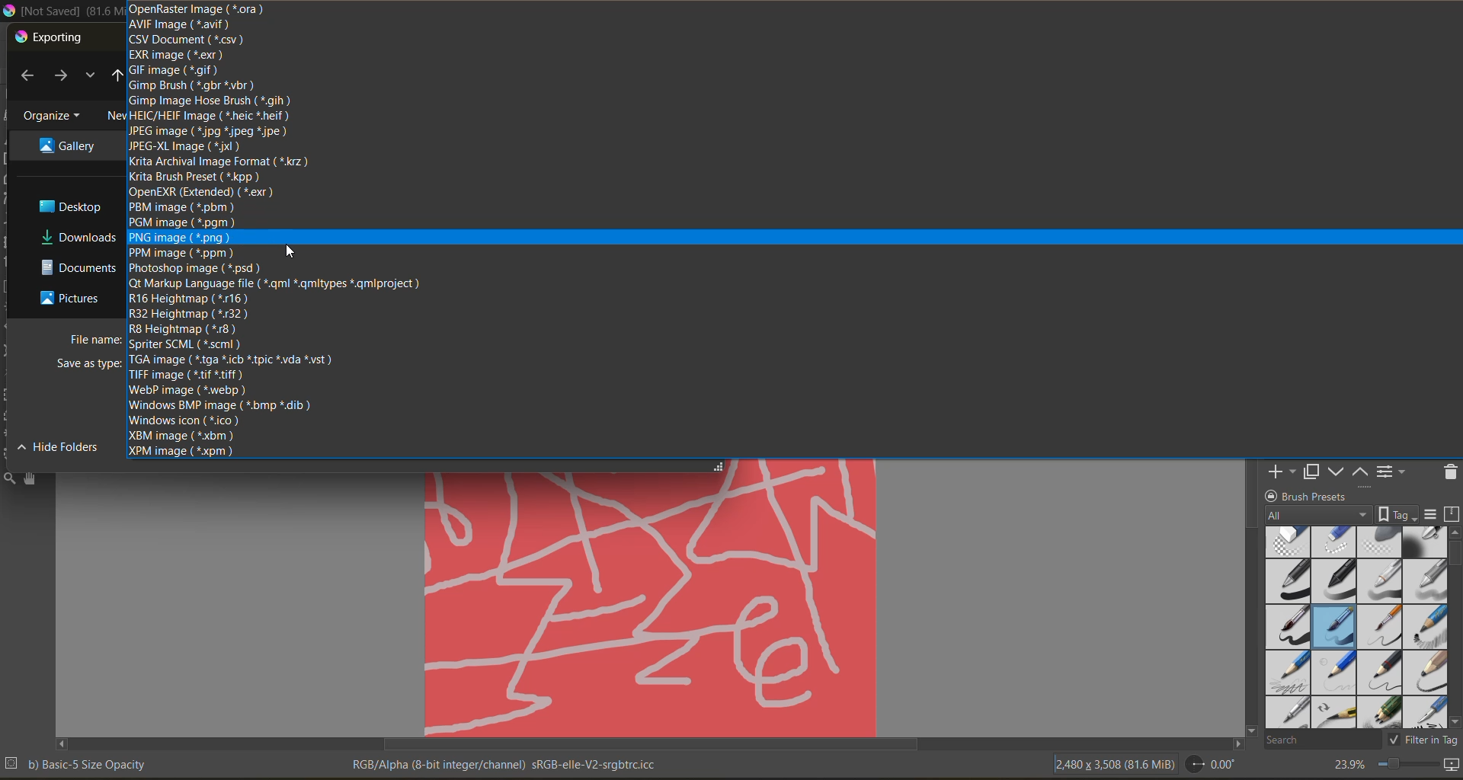  What do you see at coordinates (1210, 764) in the screenshot?
I see `flip angle` at bounding box center [1210, 764].